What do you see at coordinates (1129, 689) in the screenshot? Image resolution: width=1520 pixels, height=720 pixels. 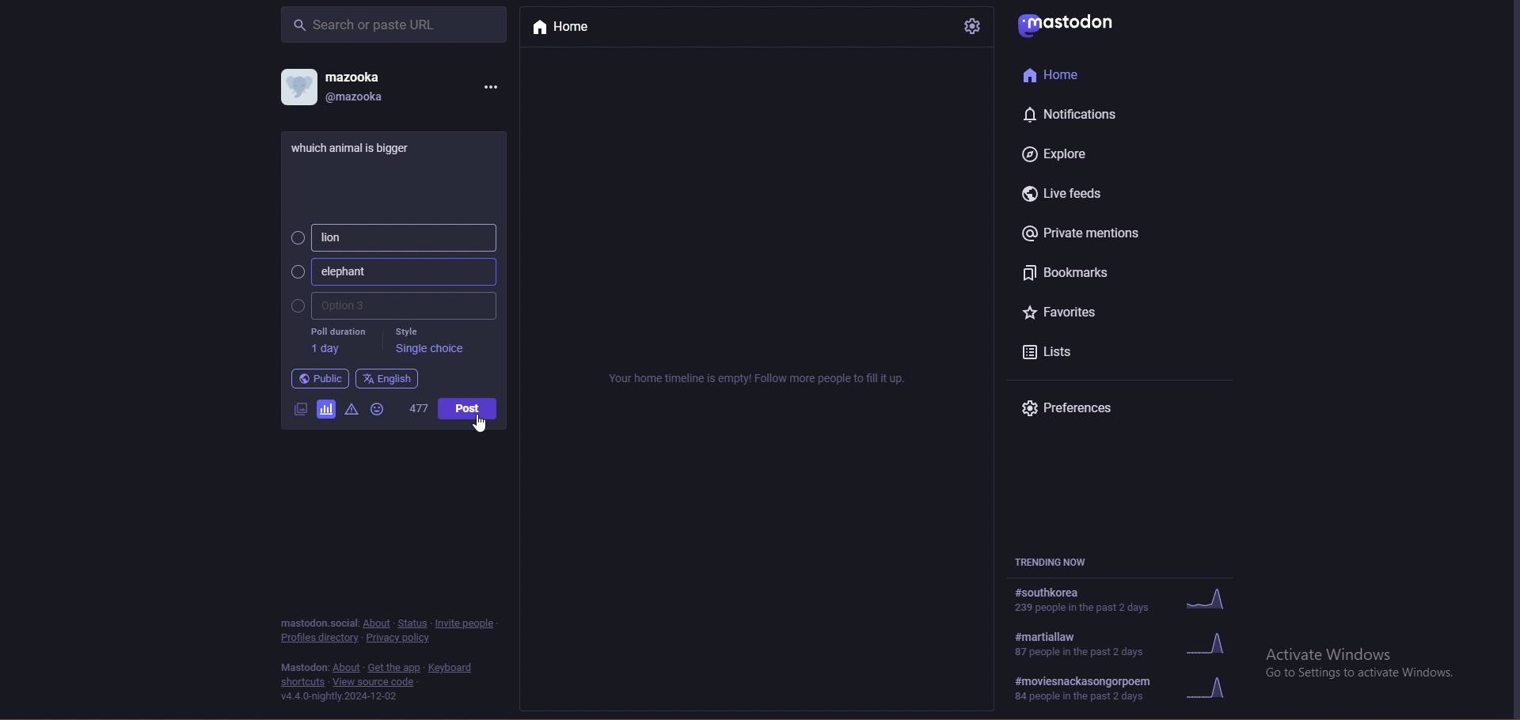 I see `#moviesnackasongorpoem` at bounding box center [1129, 689].